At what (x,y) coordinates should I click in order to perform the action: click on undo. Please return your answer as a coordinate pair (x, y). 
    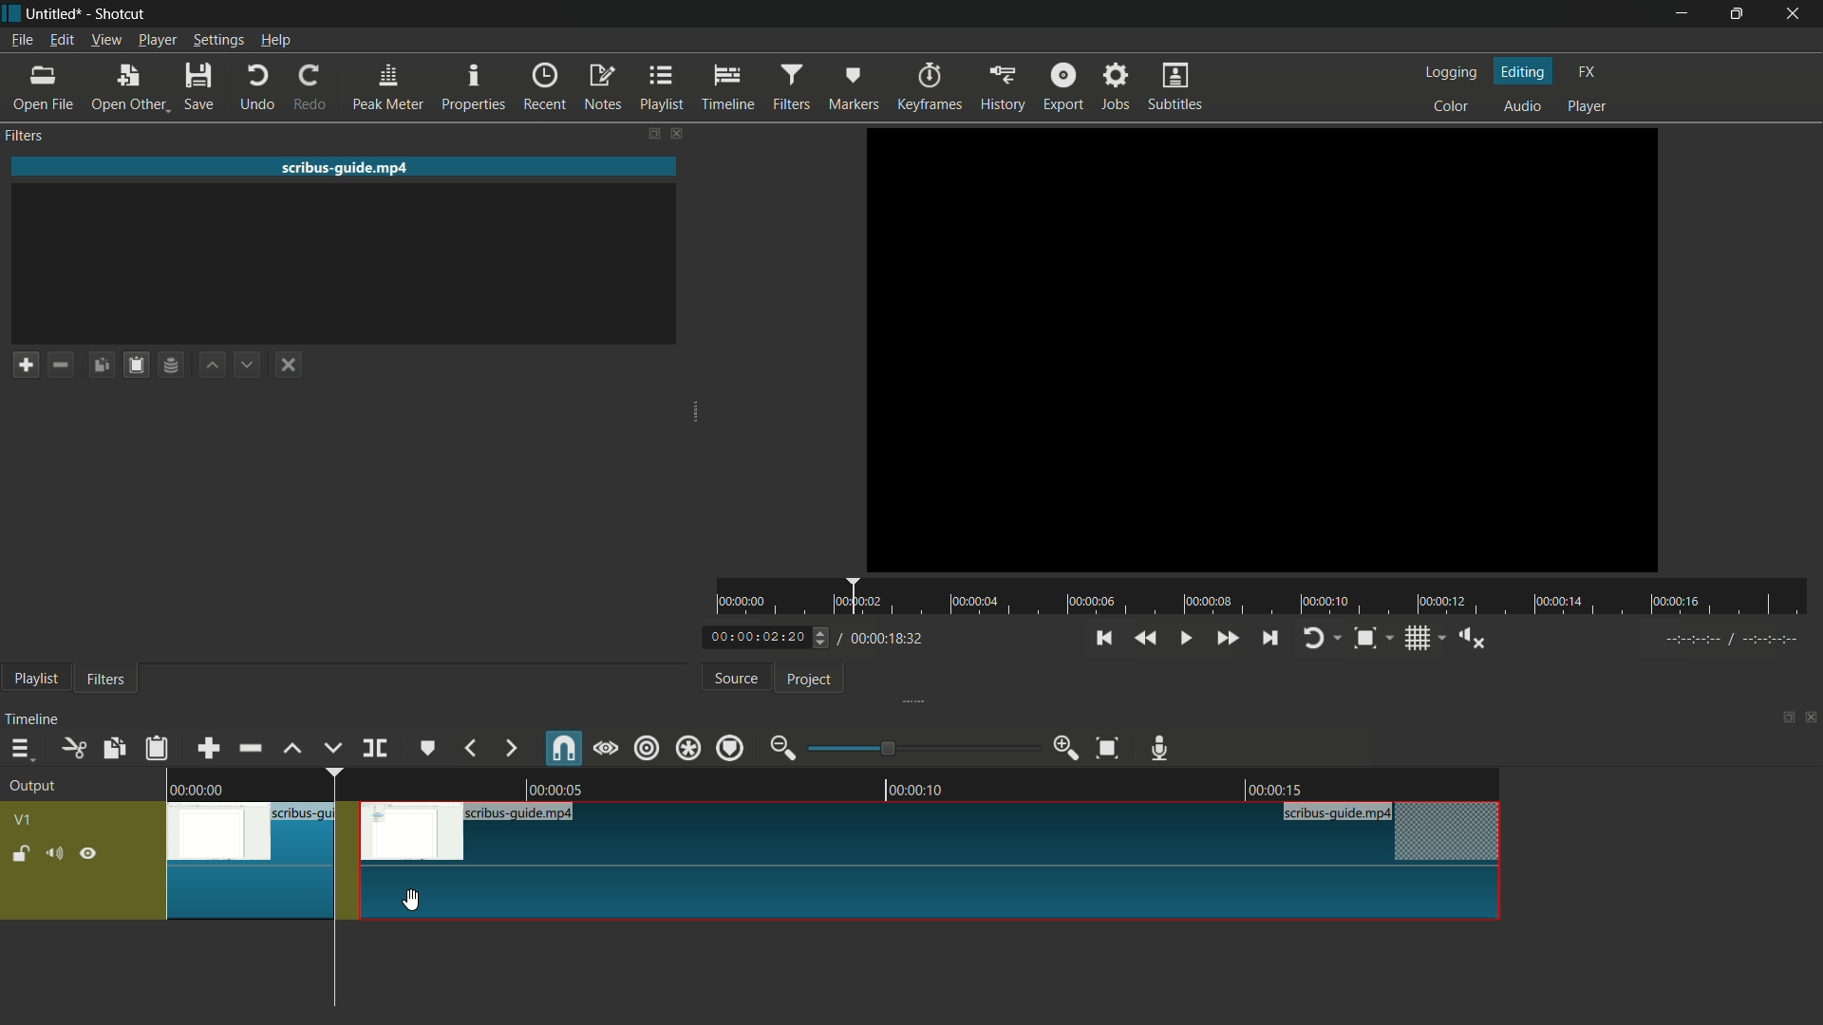
    Looking at the image, I should click on (261, 86).